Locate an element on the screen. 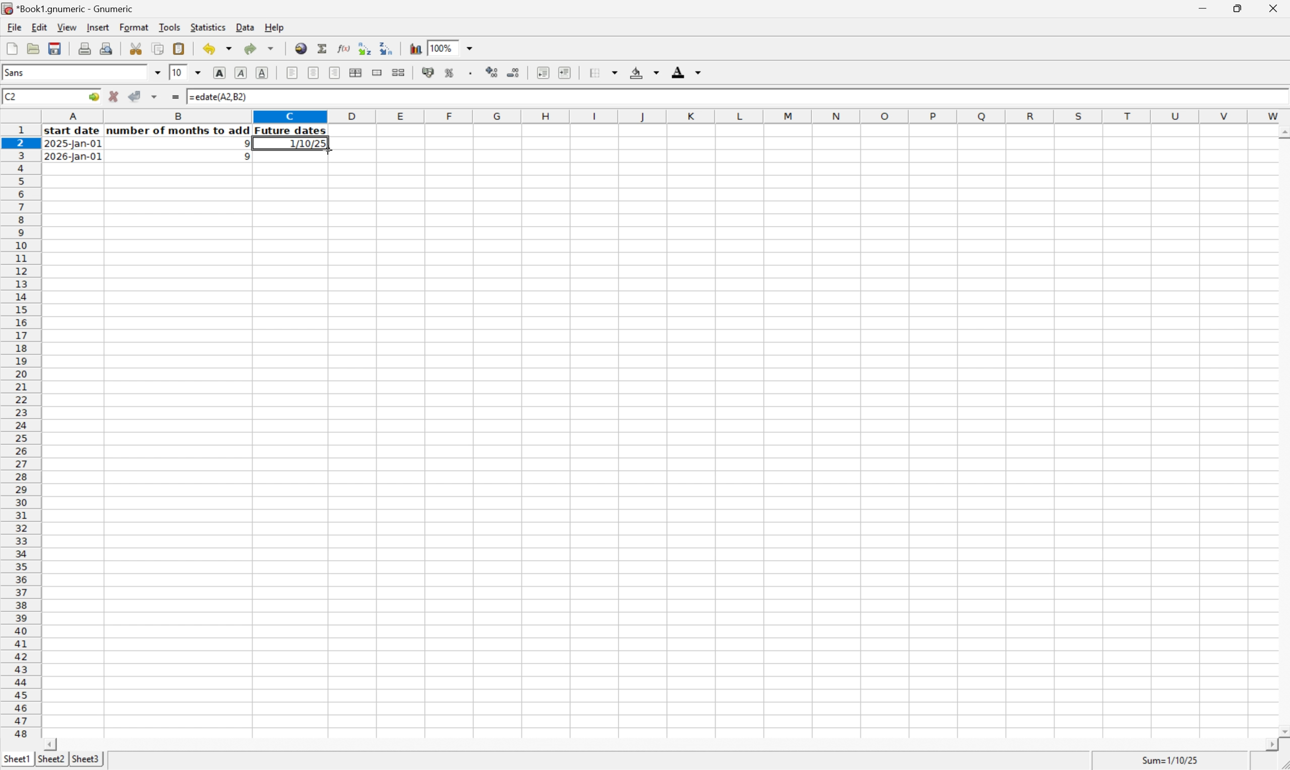 This screenshot has height=770, width=1290. Redo is located at coordinates (258, 47).